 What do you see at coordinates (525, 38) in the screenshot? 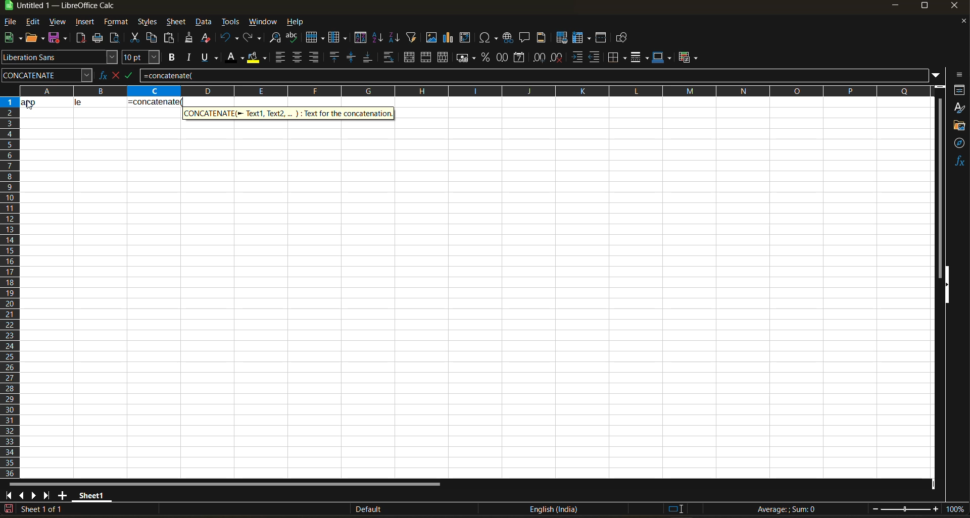
I see `insert comment` at bounding box center [525, 38].